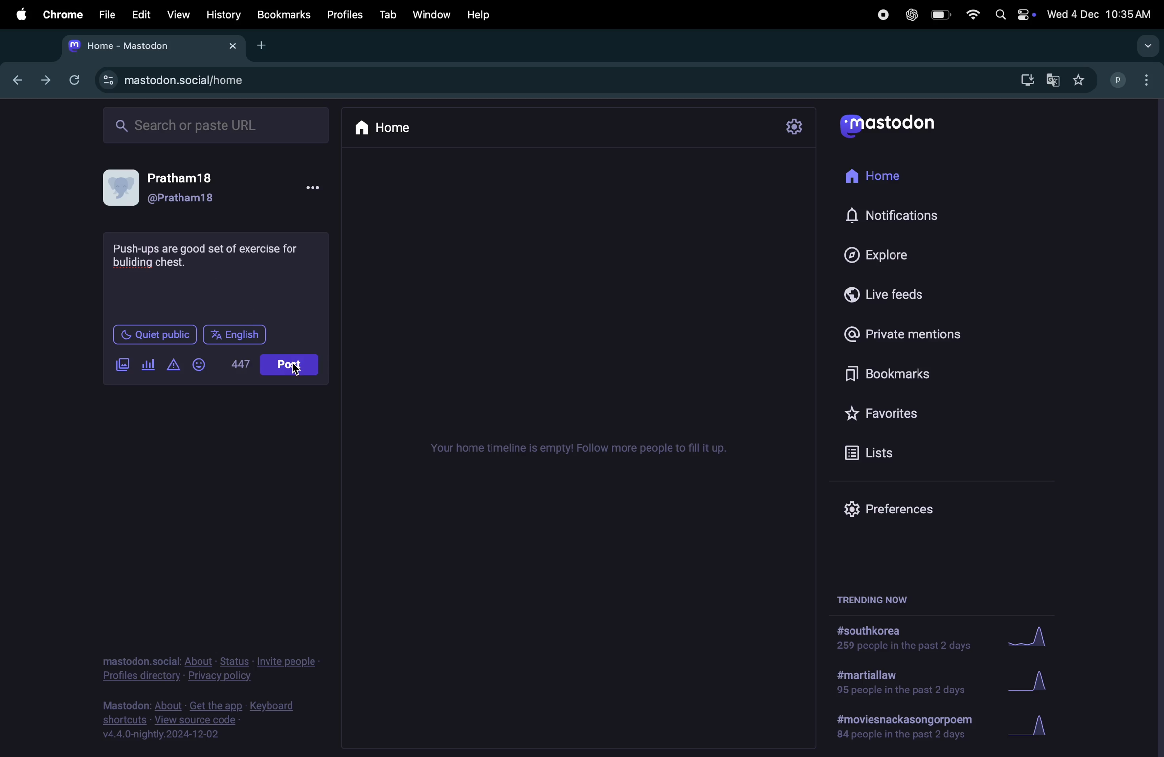 Image resolution: width=1164 pixels, height=757 pixels. I want to click on Edit, so click(142, 14).